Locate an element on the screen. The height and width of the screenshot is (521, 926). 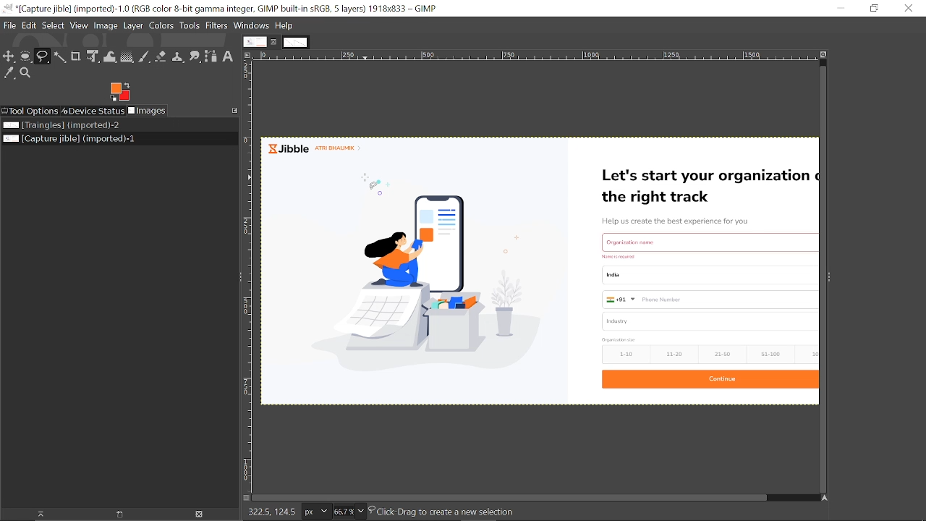
Restore down is located at coordinates (873, 8).